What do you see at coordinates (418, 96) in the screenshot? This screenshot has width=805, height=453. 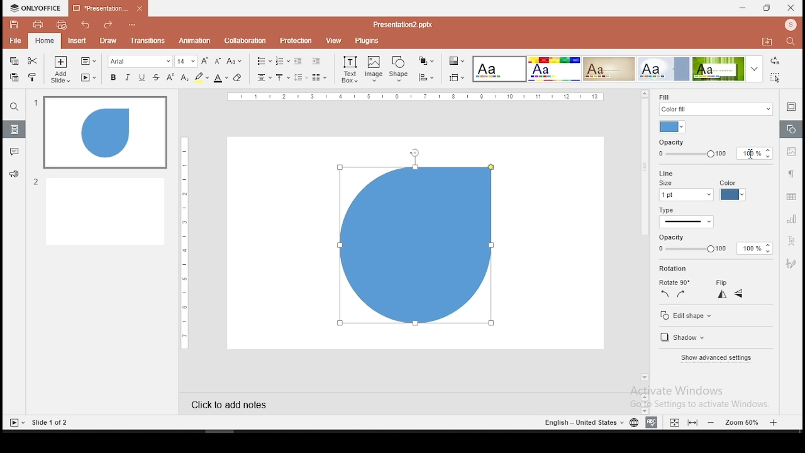 I see `horizontal scale` at bounding box center [418, 96].